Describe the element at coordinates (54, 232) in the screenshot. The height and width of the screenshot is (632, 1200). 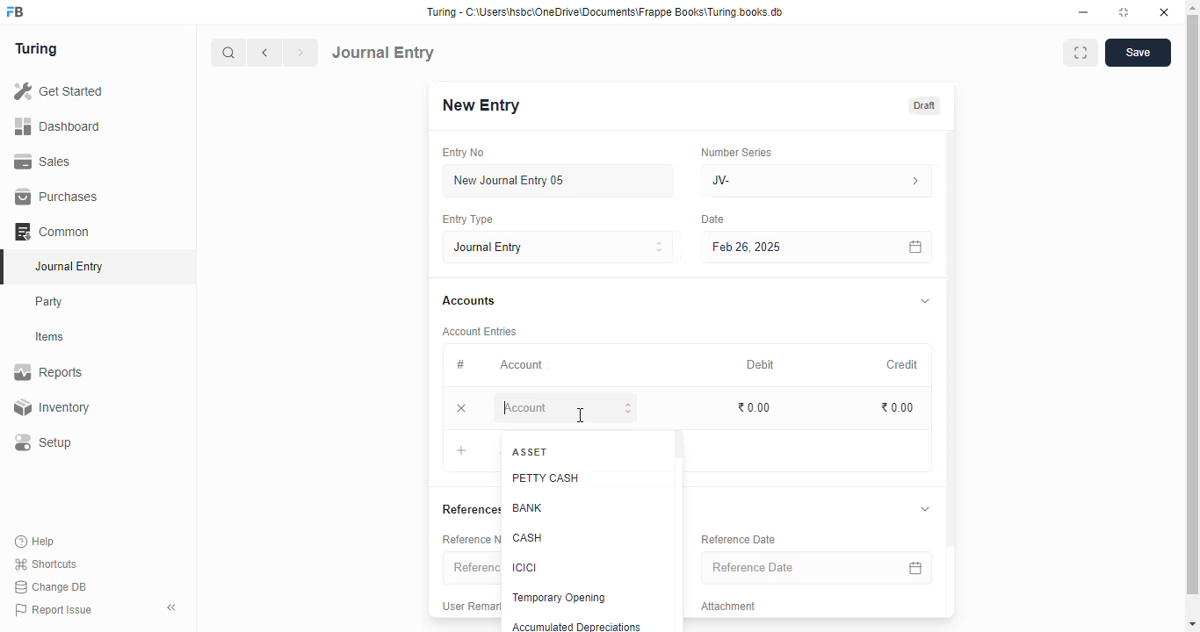
I see `common` at that location.